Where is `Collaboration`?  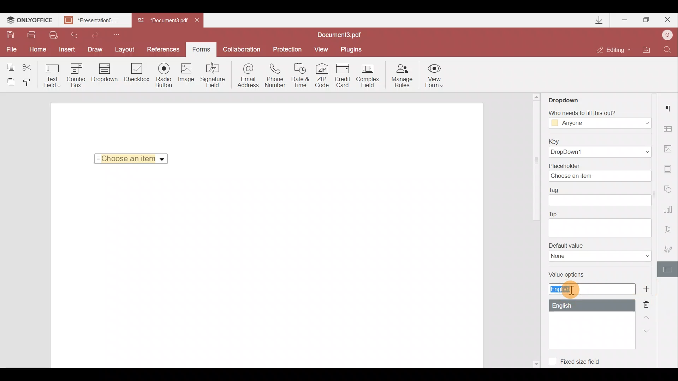 Collaboration is located at coordinates (241, 49).